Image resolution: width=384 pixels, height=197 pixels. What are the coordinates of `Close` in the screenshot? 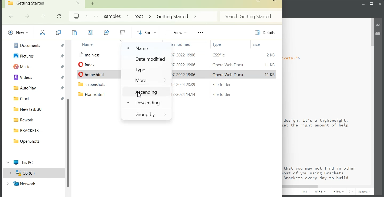 It's located at (274, 1).